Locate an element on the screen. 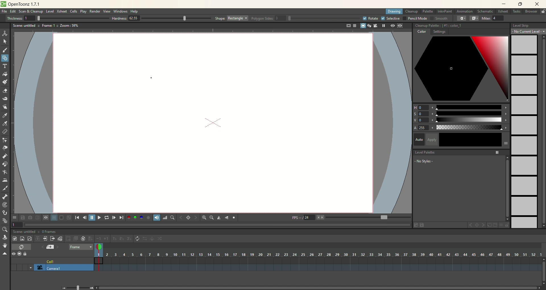 This screenshot has width=546, height=290. no style is located at coordinates (435, 161).